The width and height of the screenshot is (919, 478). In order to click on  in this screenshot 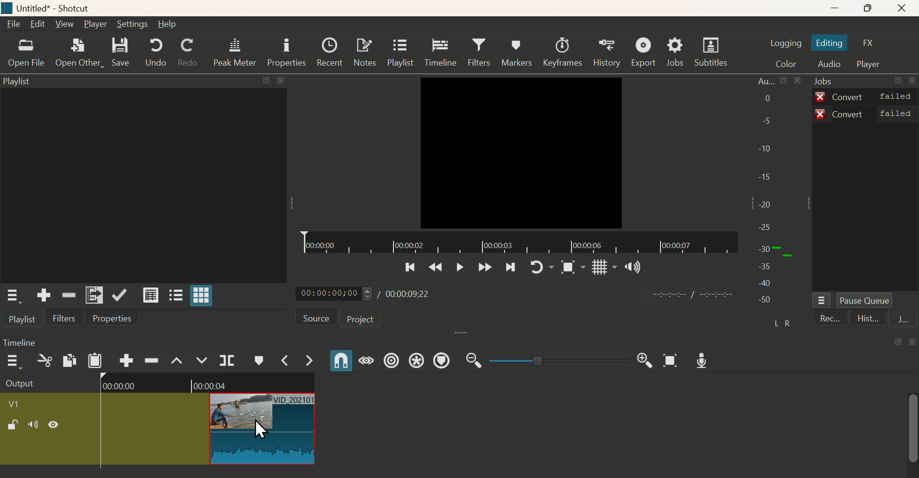, I will do `click(474, 360)`.